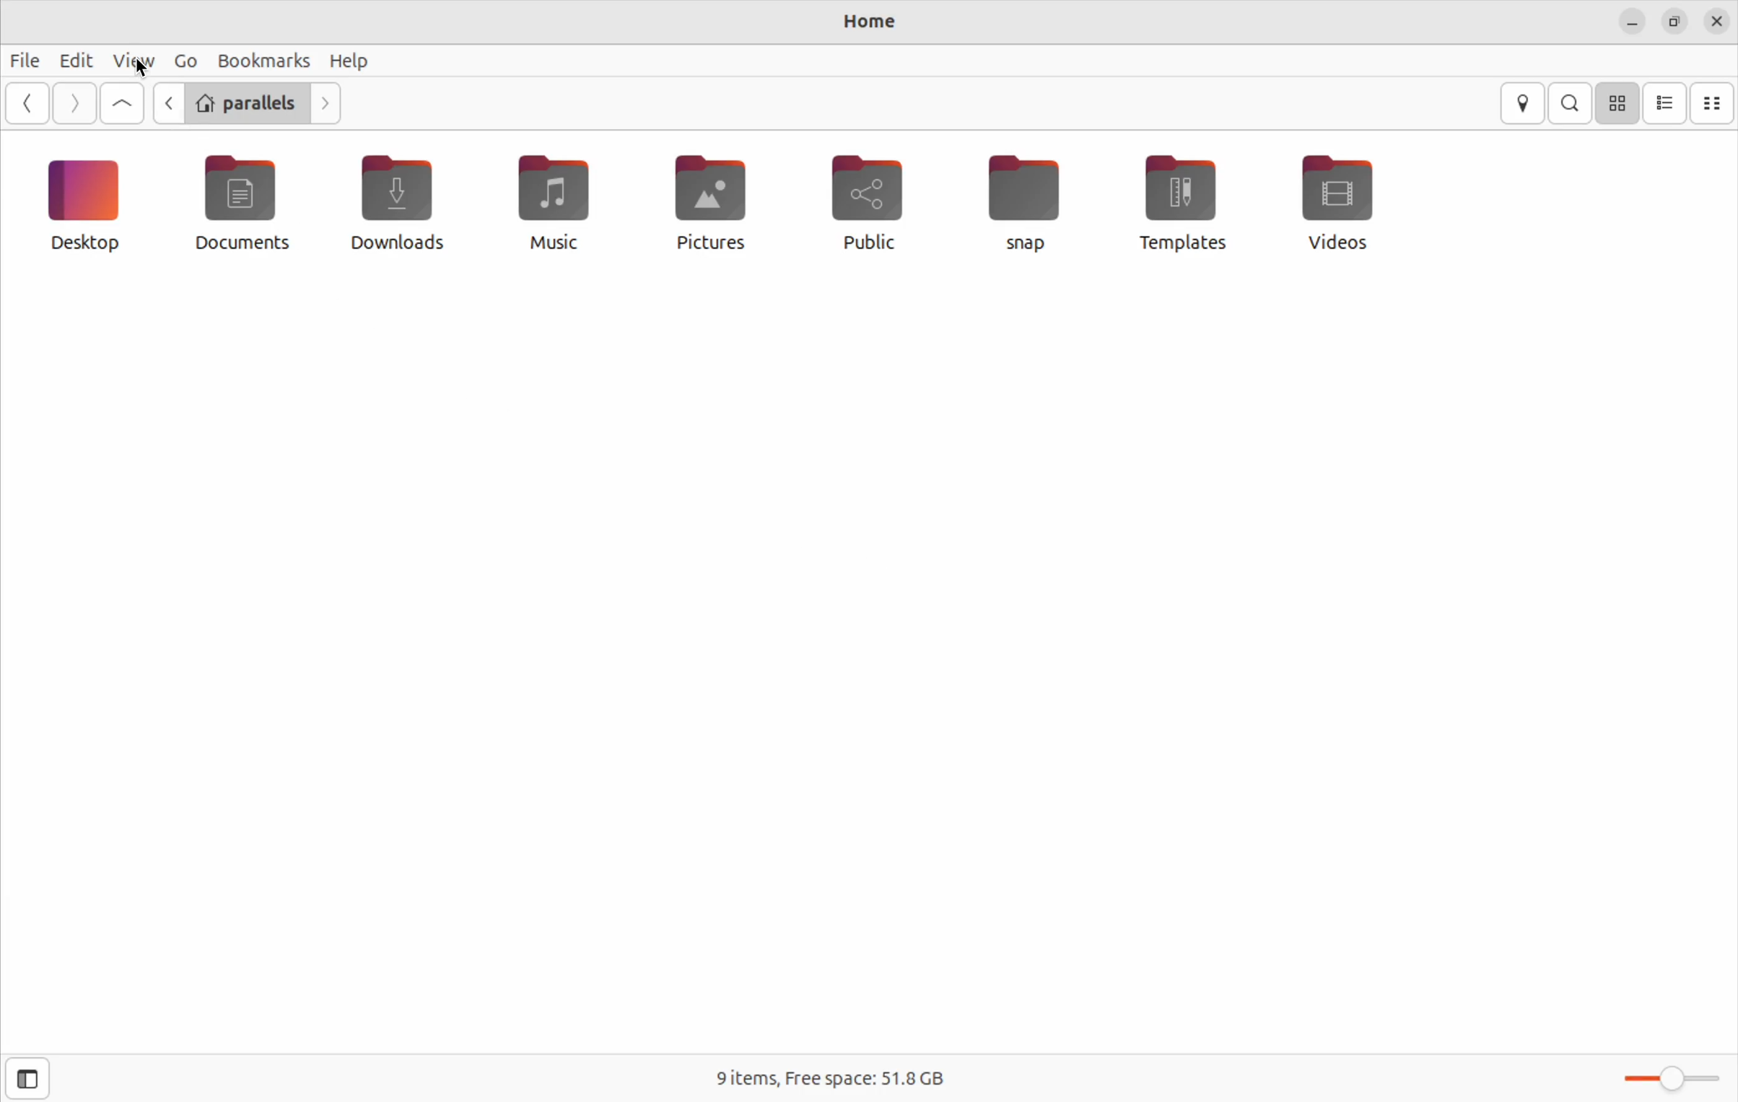 This screenshot has height=1102, width=1738. I want to click on downloads, so click(393, 203).